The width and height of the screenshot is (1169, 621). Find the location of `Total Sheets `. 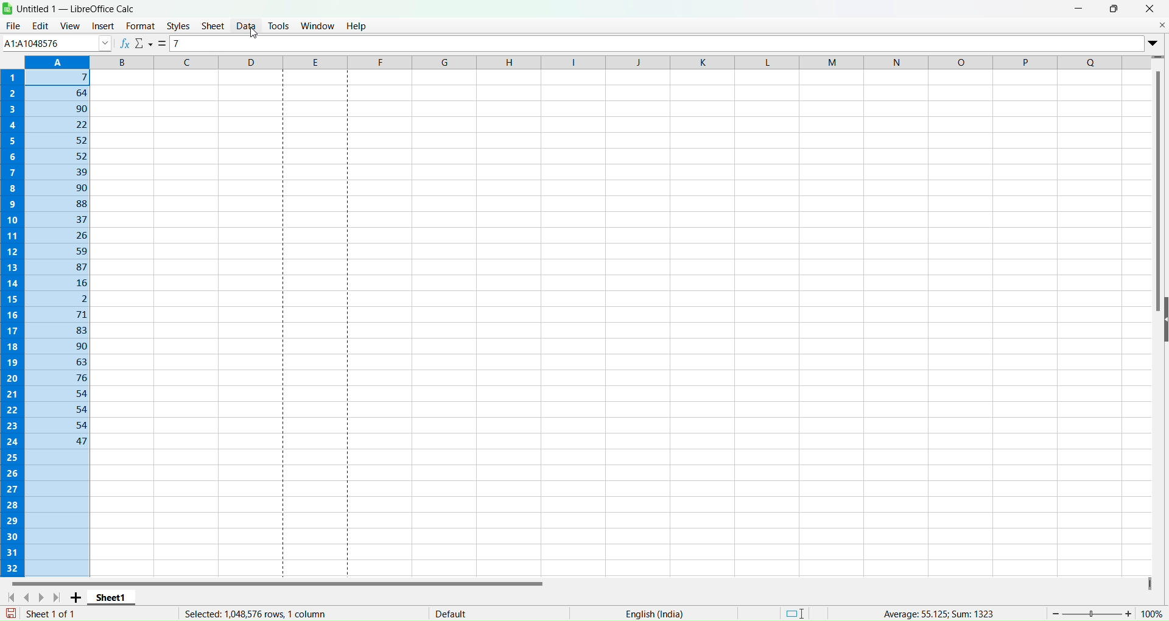

Total Sheets  is located at coordinates (51, 613).